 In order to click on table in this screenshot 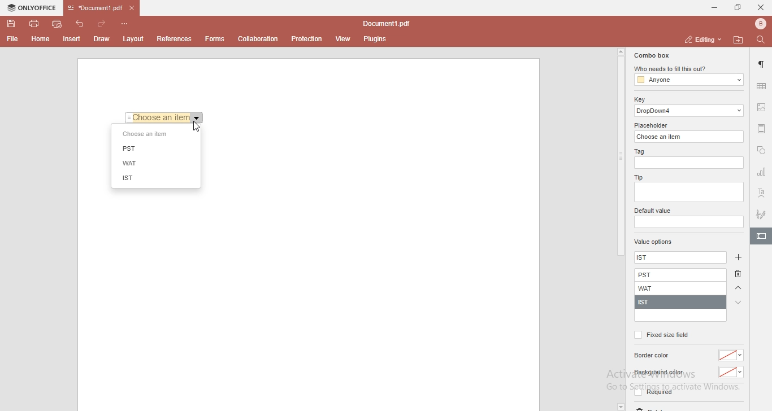, I will do `click(761, 86)`.